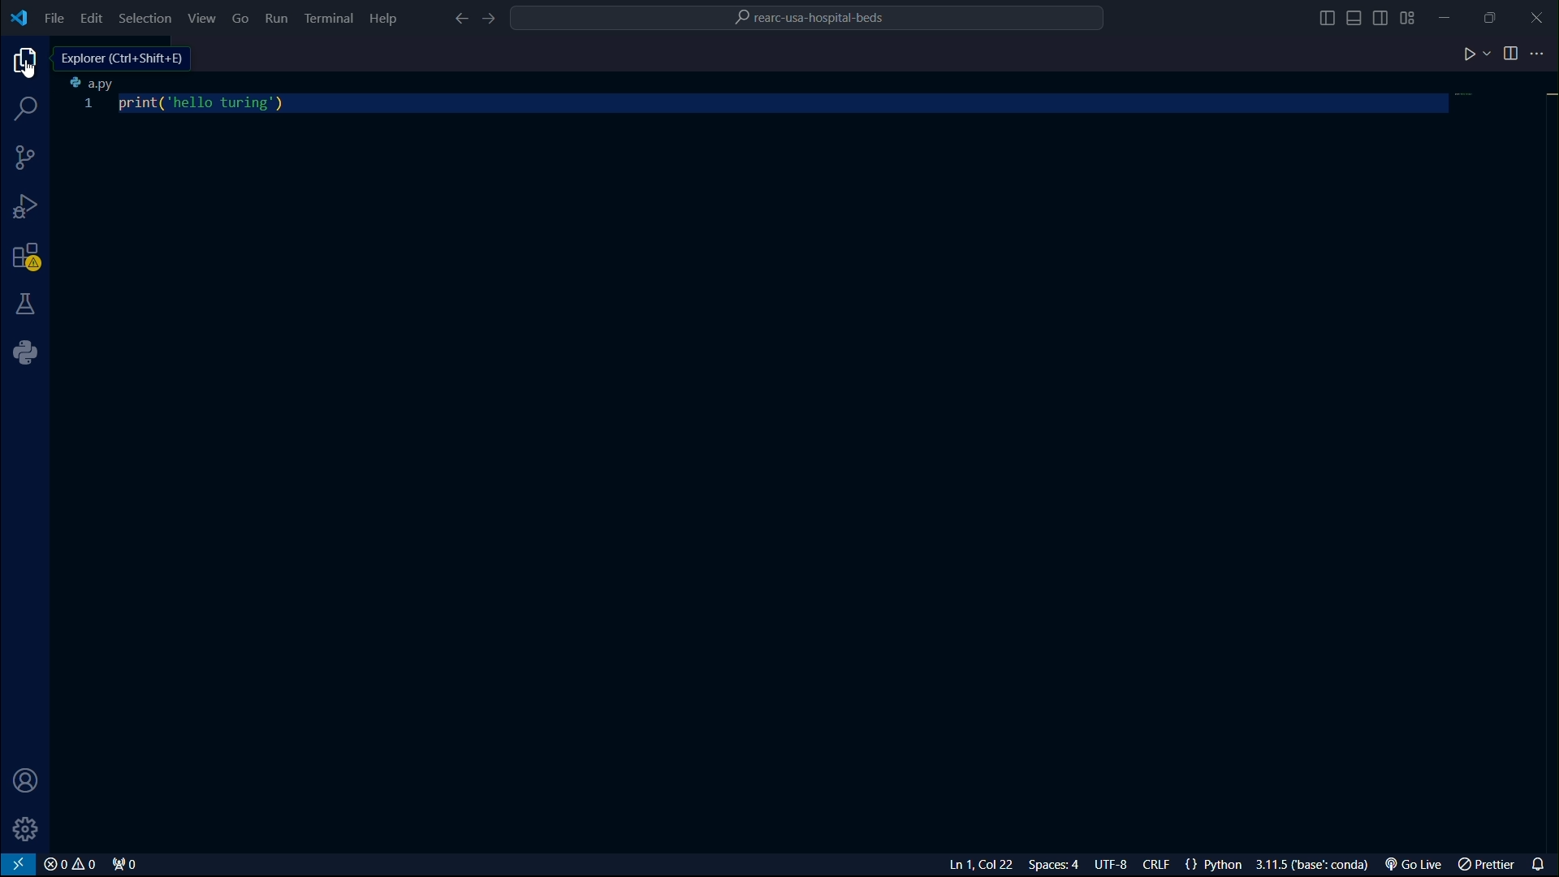  Describe the element at coordinates (19, 19) in the screenshot. I see `logo` at that location.